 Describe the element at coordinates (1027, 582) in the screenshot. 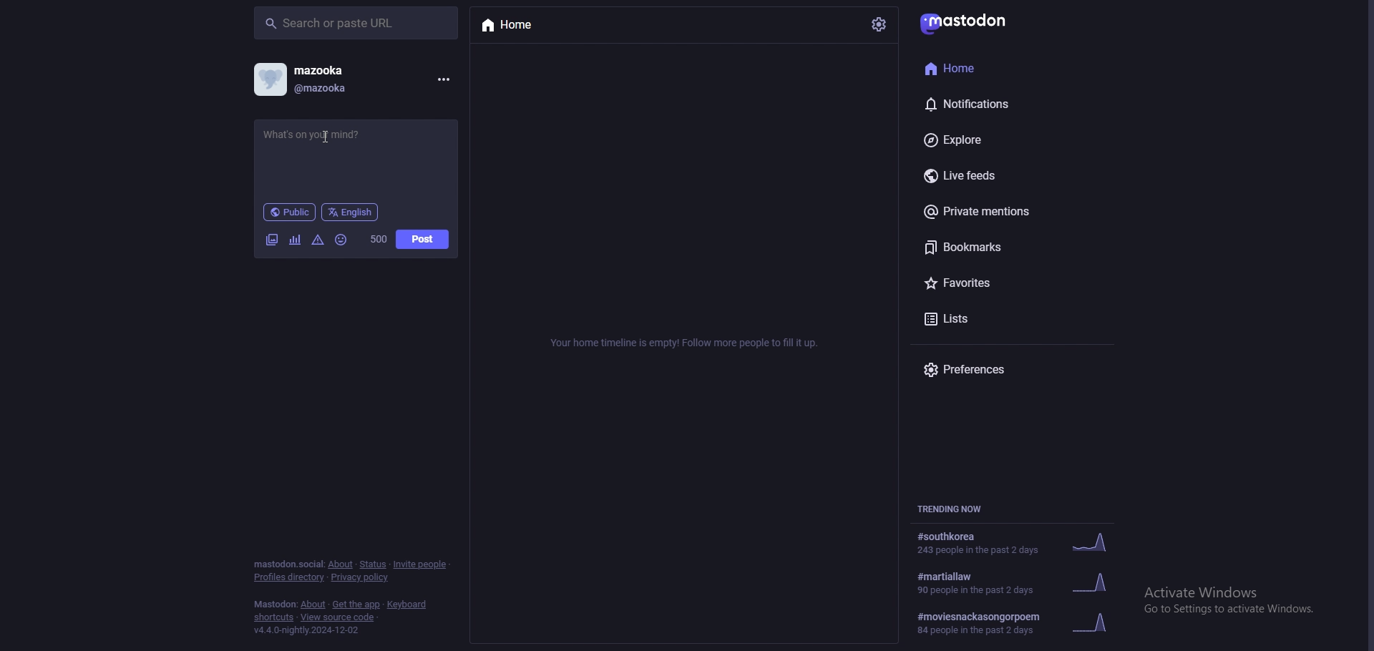

I see `trending` at that location.